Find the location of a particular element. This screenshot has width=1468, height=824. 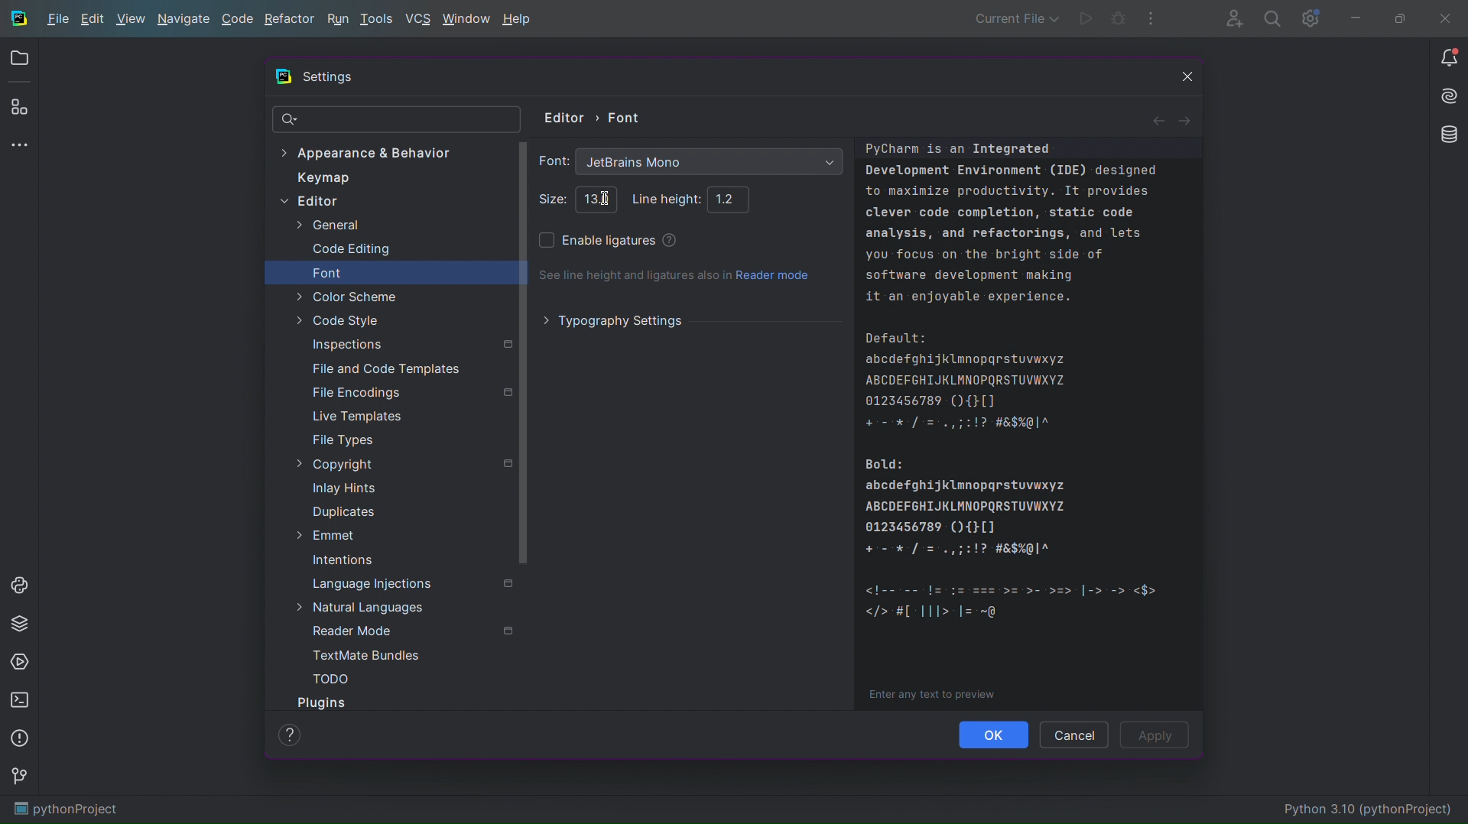

size is located at coordinates (551, 199).